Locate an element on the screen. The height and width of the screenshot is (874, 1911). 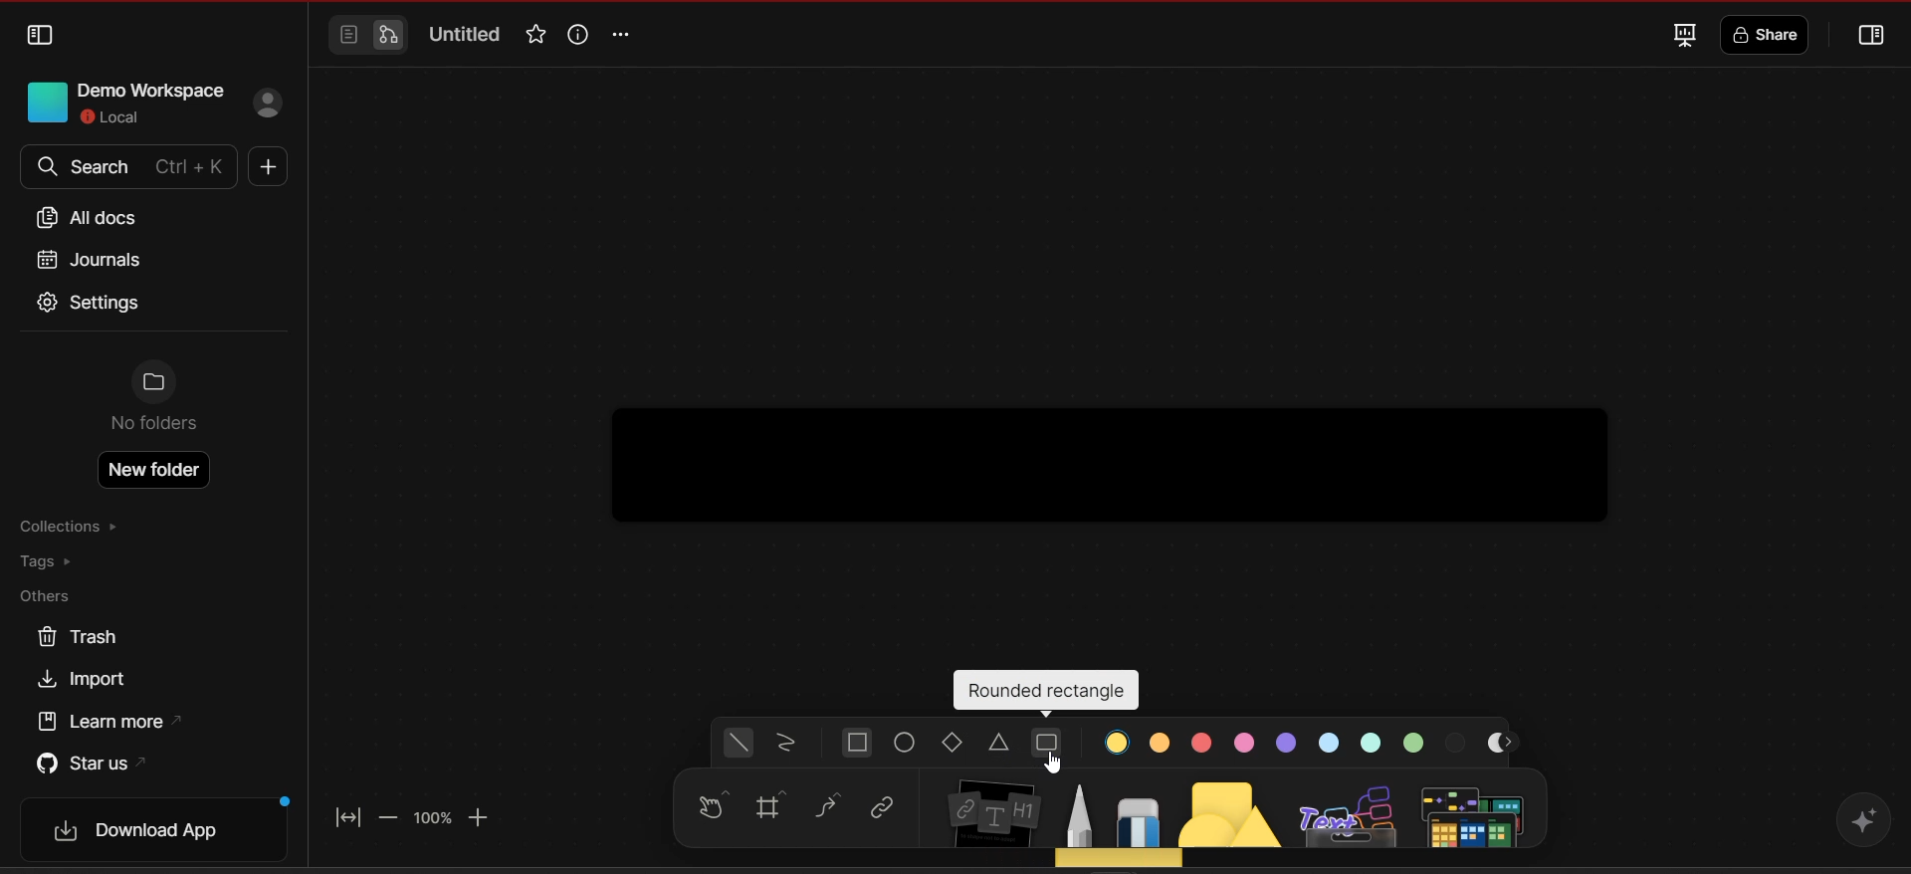
color 5 is located at coordinates (1287, 742).